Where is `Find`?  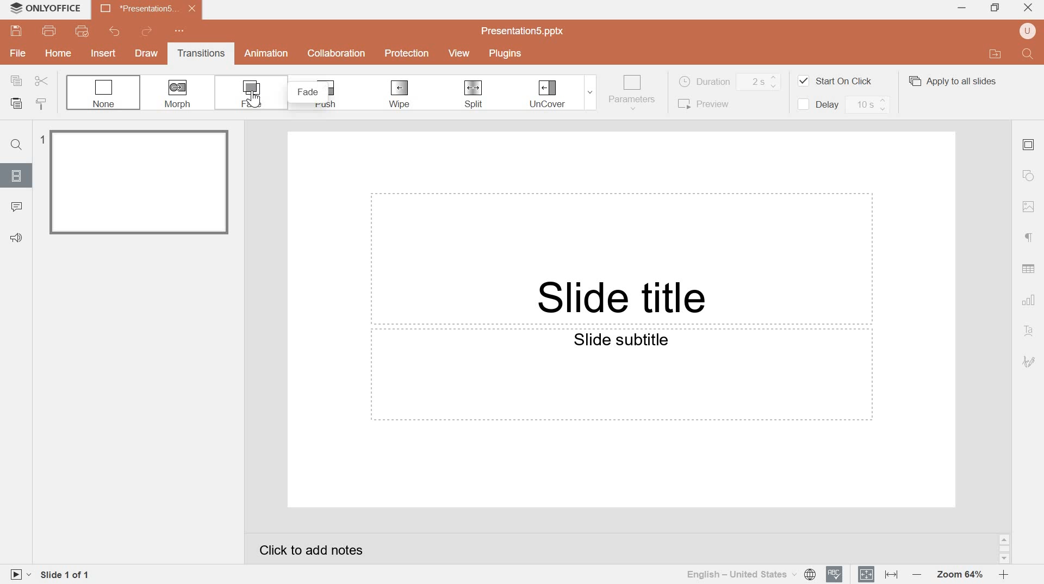 Find is located at coordinates (1029, 54).